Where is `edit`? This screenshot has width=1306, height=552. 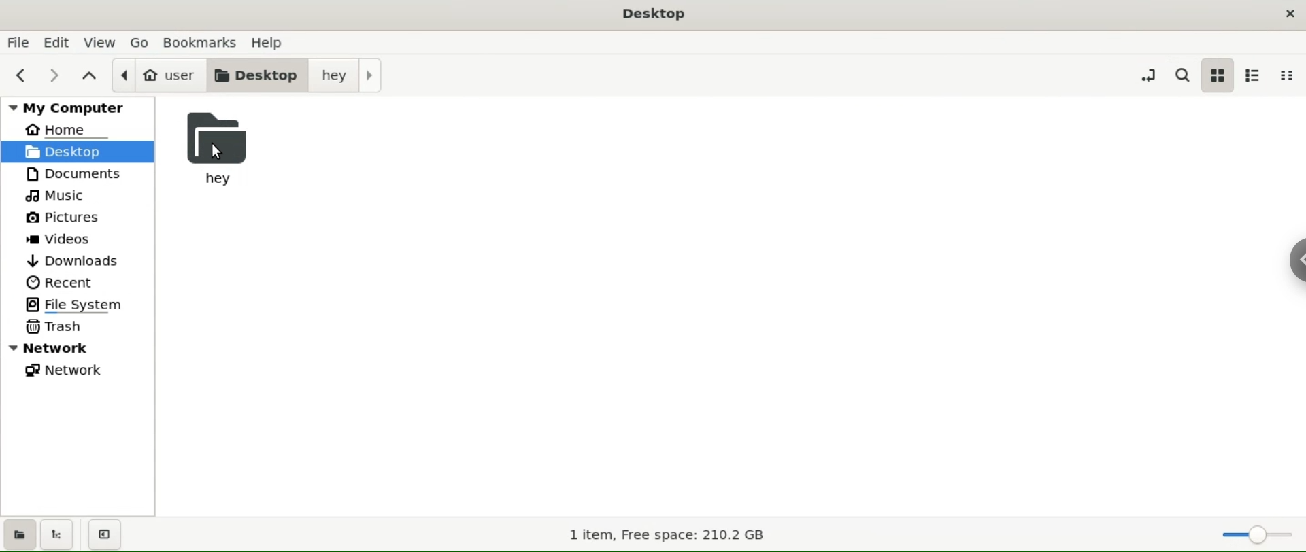 edit is located at coordinates (54, 42).